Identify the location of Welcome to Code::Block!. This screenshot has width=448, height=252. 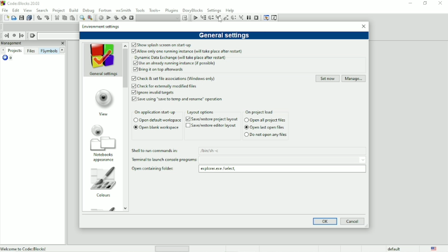
(24, 249).